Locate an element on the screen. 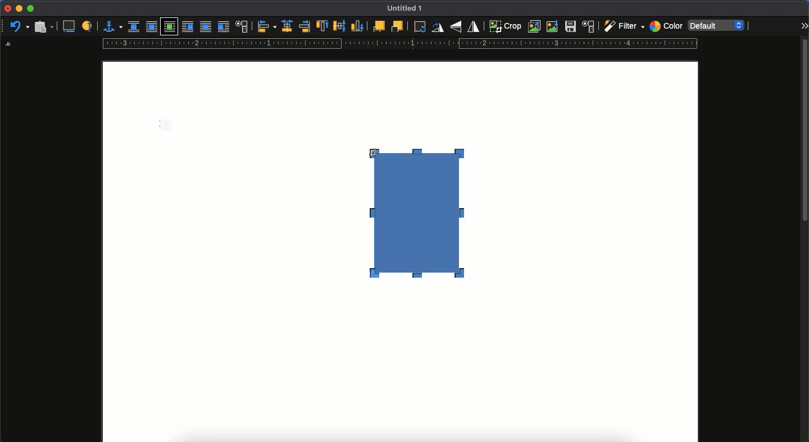 This screenshot has width=809, height=442. centered is located at coordinates (288, 26).